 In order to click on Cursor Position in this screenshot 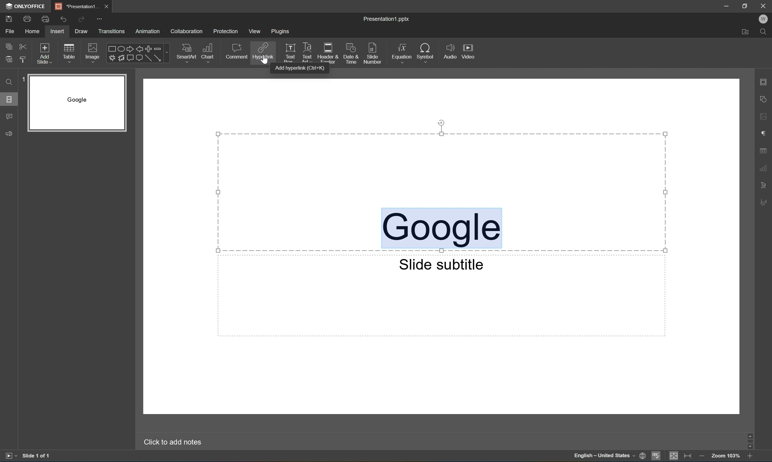, I will do `click(264, 60)`.